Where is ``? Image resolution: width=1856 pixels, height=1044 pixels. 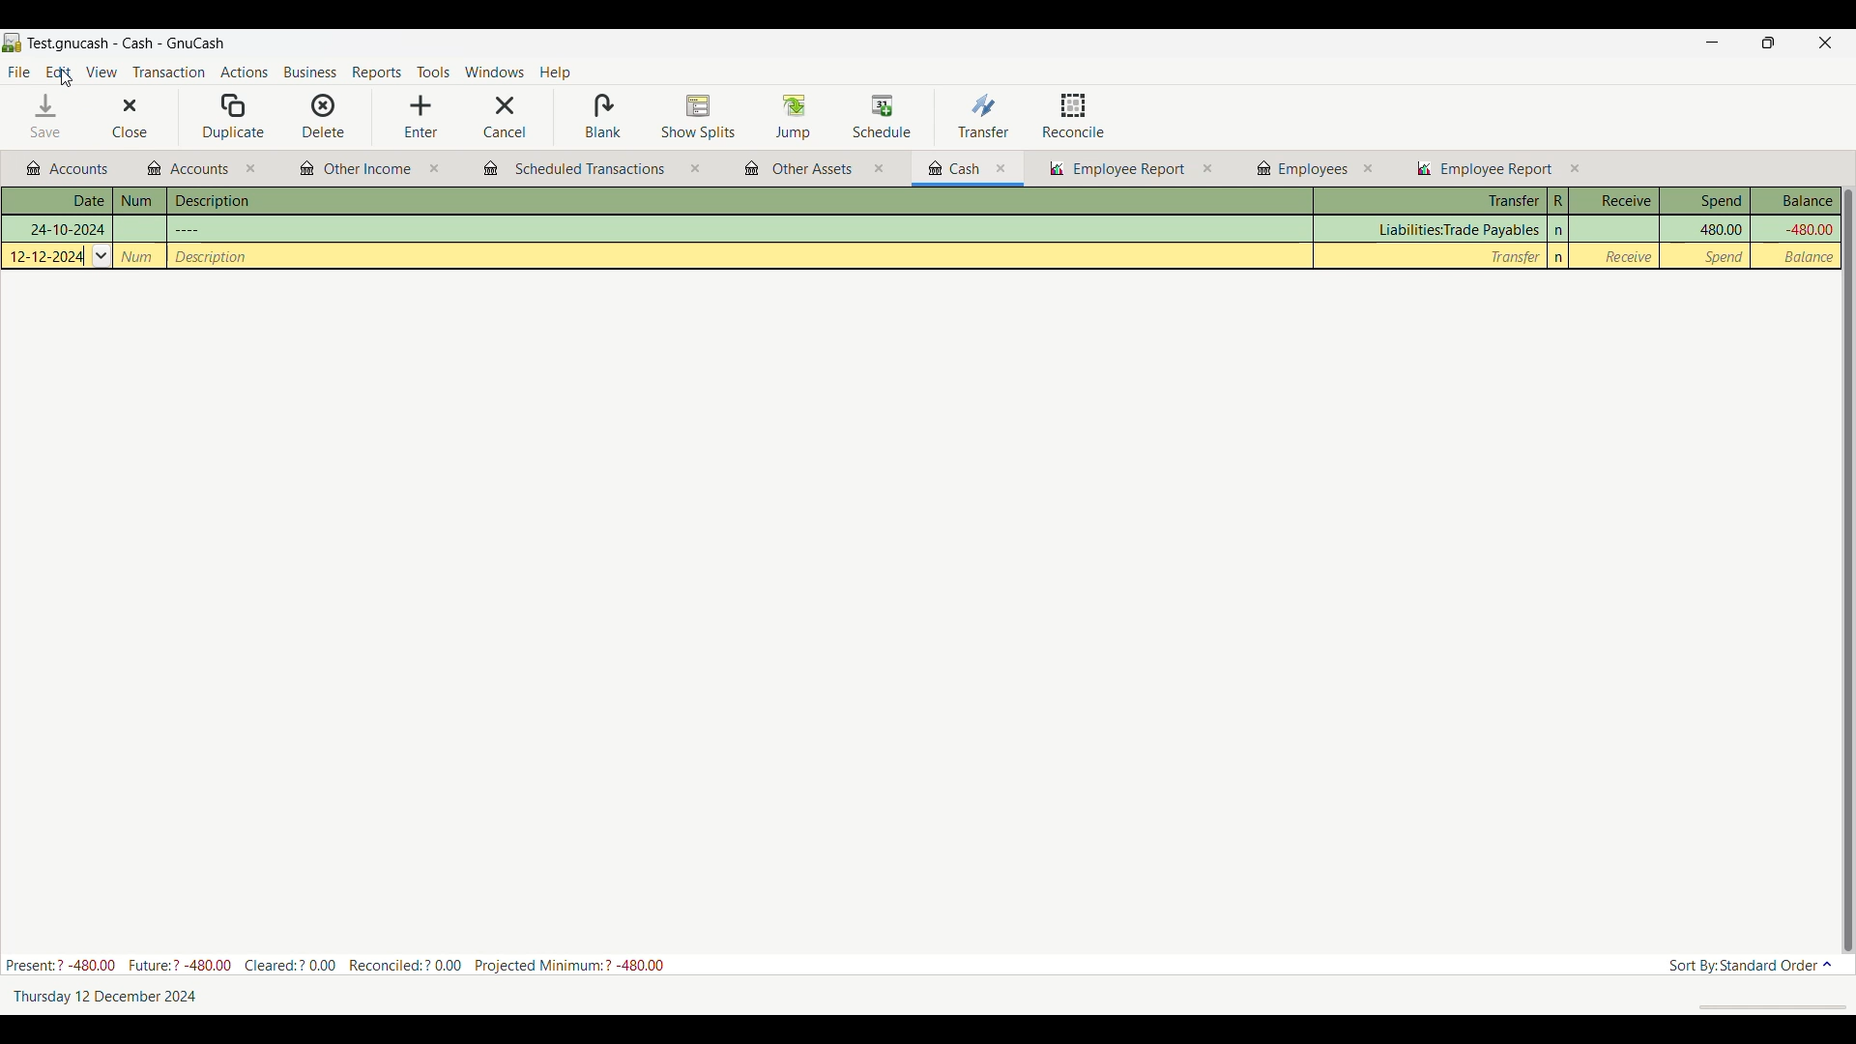
 is located at coordinates (137, 256).